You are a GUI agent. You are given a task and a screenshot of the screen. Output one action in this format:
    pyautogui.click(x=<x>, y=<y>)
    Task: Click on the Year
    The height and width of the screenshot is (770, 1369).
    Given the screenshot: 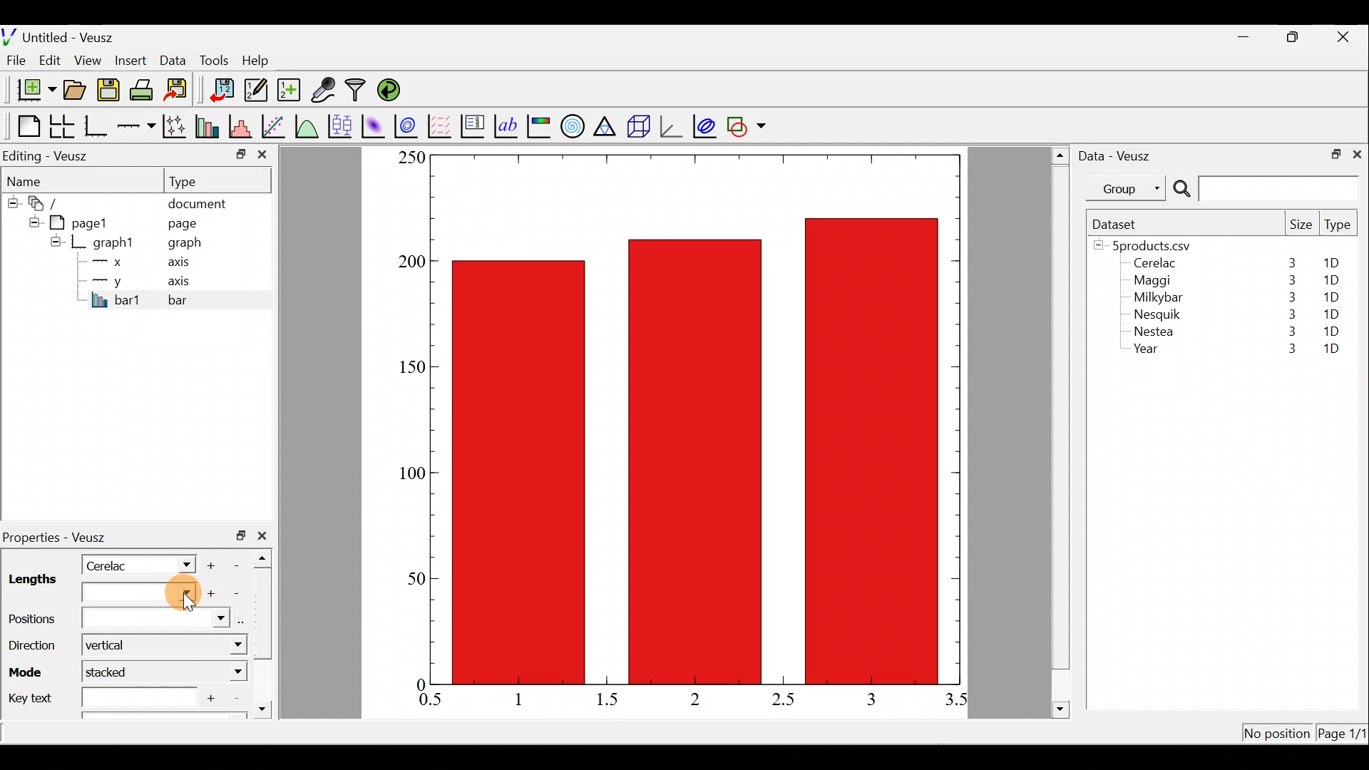 What is the action you would take?
    pyautogui.click(x=1149, y=352)
    